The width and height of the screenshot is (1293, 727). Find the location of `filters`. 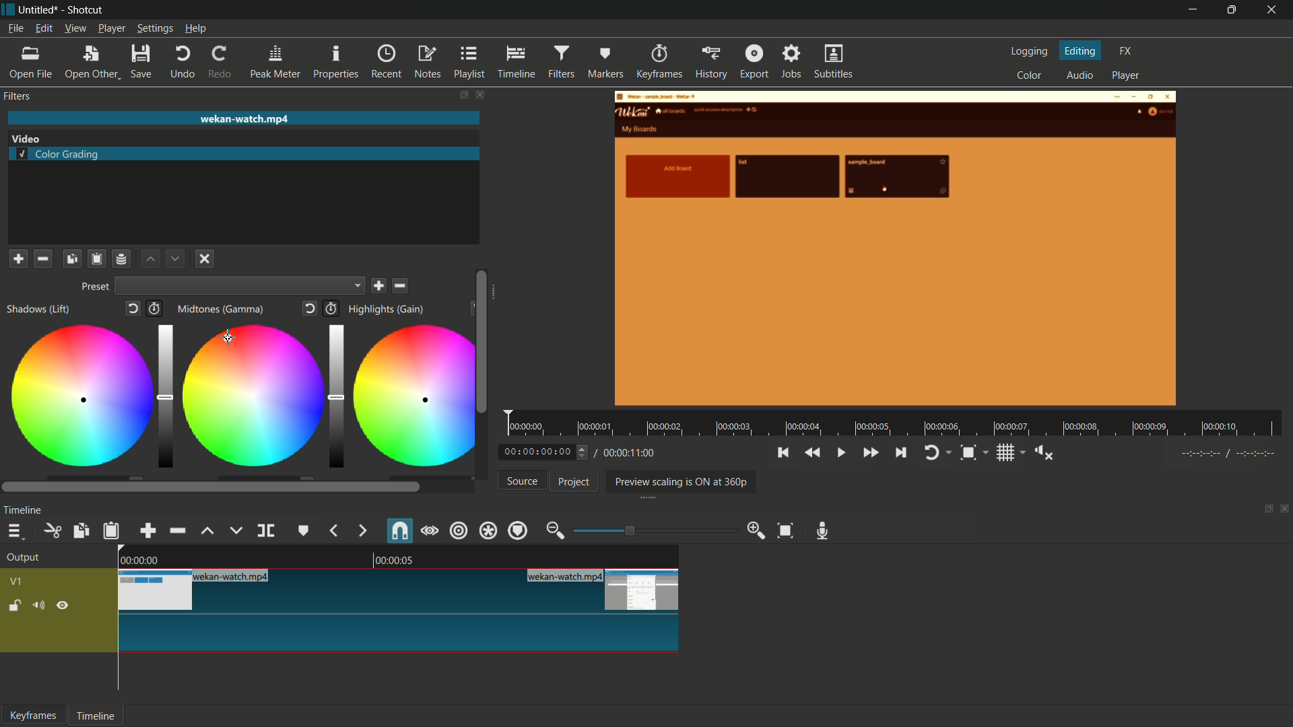

filters is located at coordinates (562, 62).